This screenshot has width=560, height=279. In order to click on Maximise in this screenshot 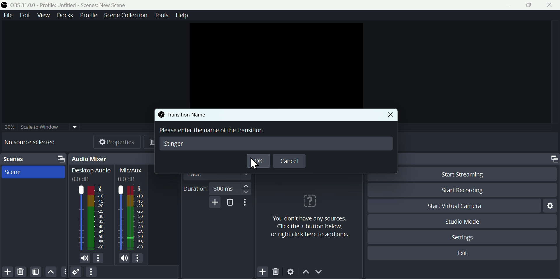, I will do `click(531, 5)`.